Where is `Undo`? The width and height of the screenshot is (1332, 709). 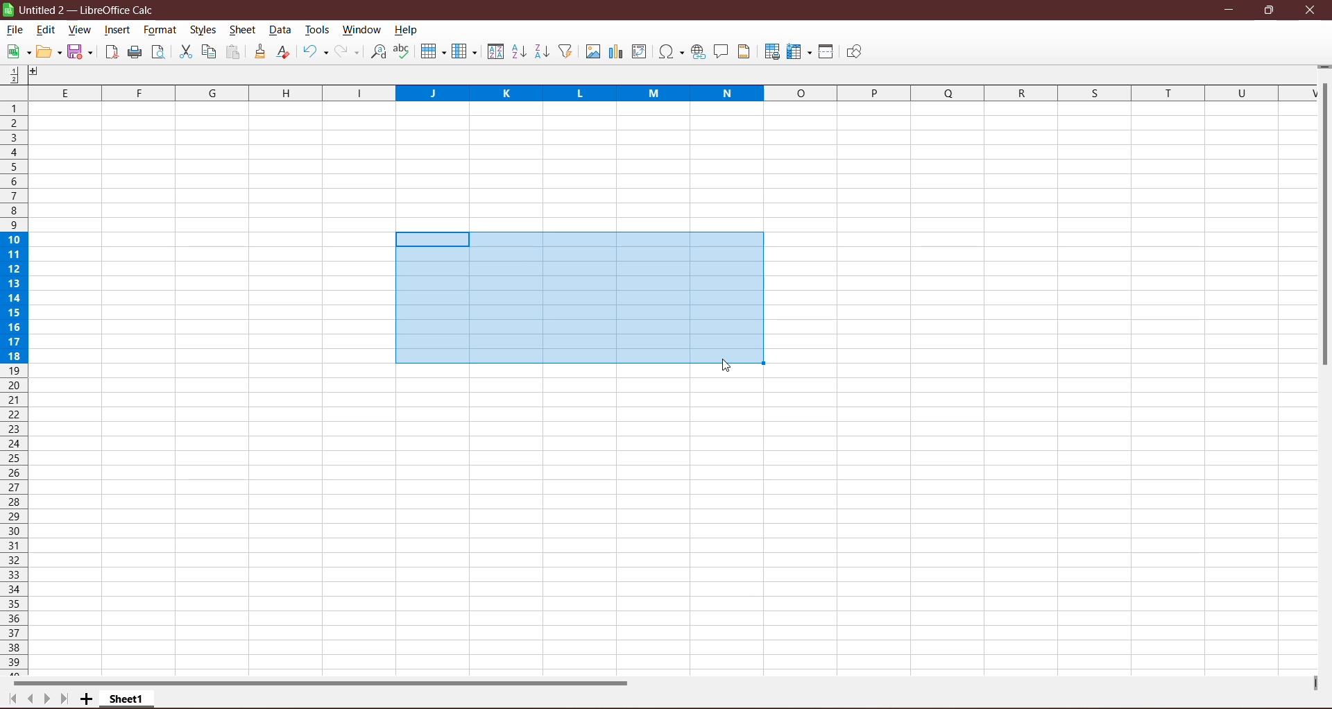 Undo is located at coordinates (316, 53).